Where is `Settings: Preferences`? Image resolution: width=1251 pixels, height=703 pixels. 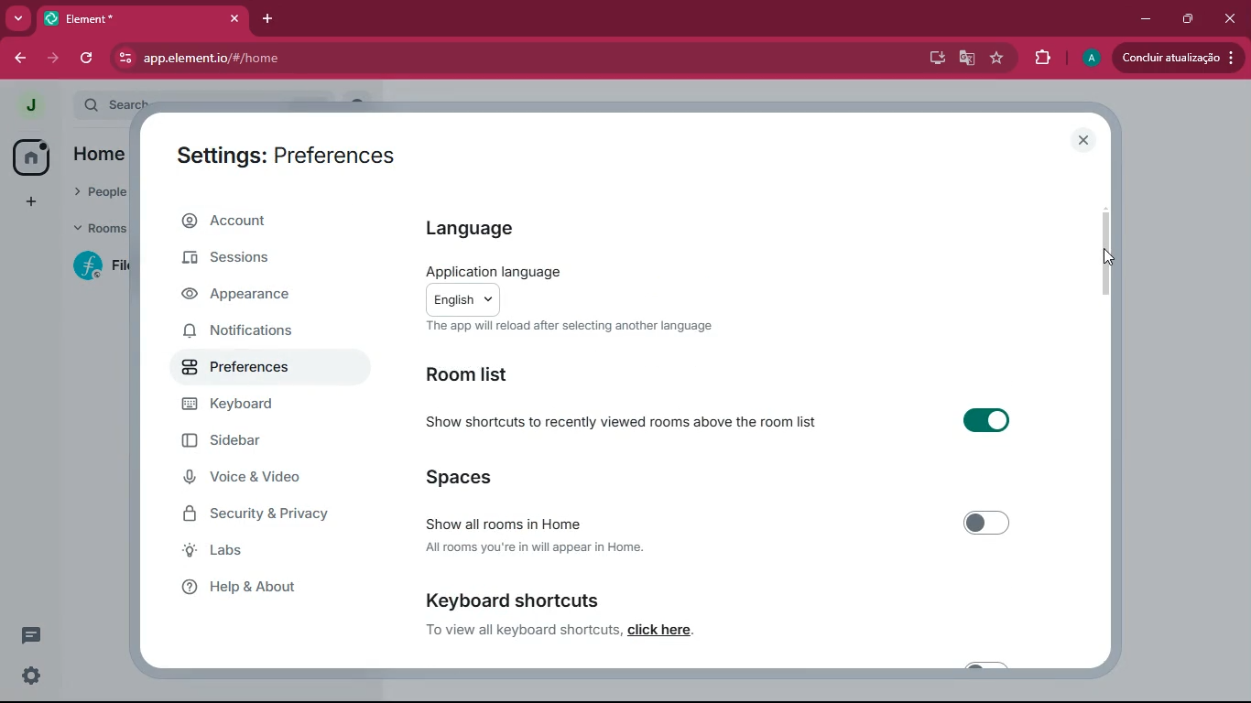
Settings: Preferences is located at coordinates (282, 156).